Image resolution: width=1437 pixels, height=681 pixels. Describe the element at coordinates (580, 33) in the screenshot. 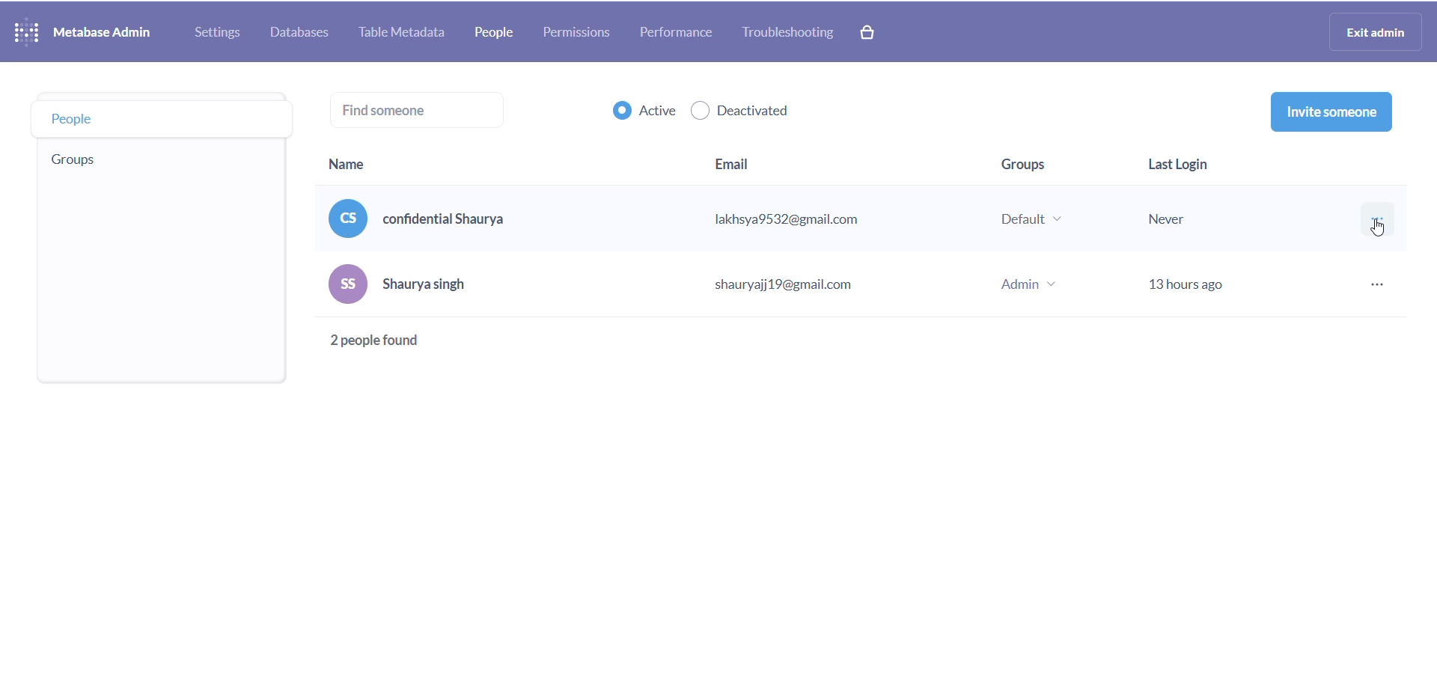

I see `permissions` at that location.